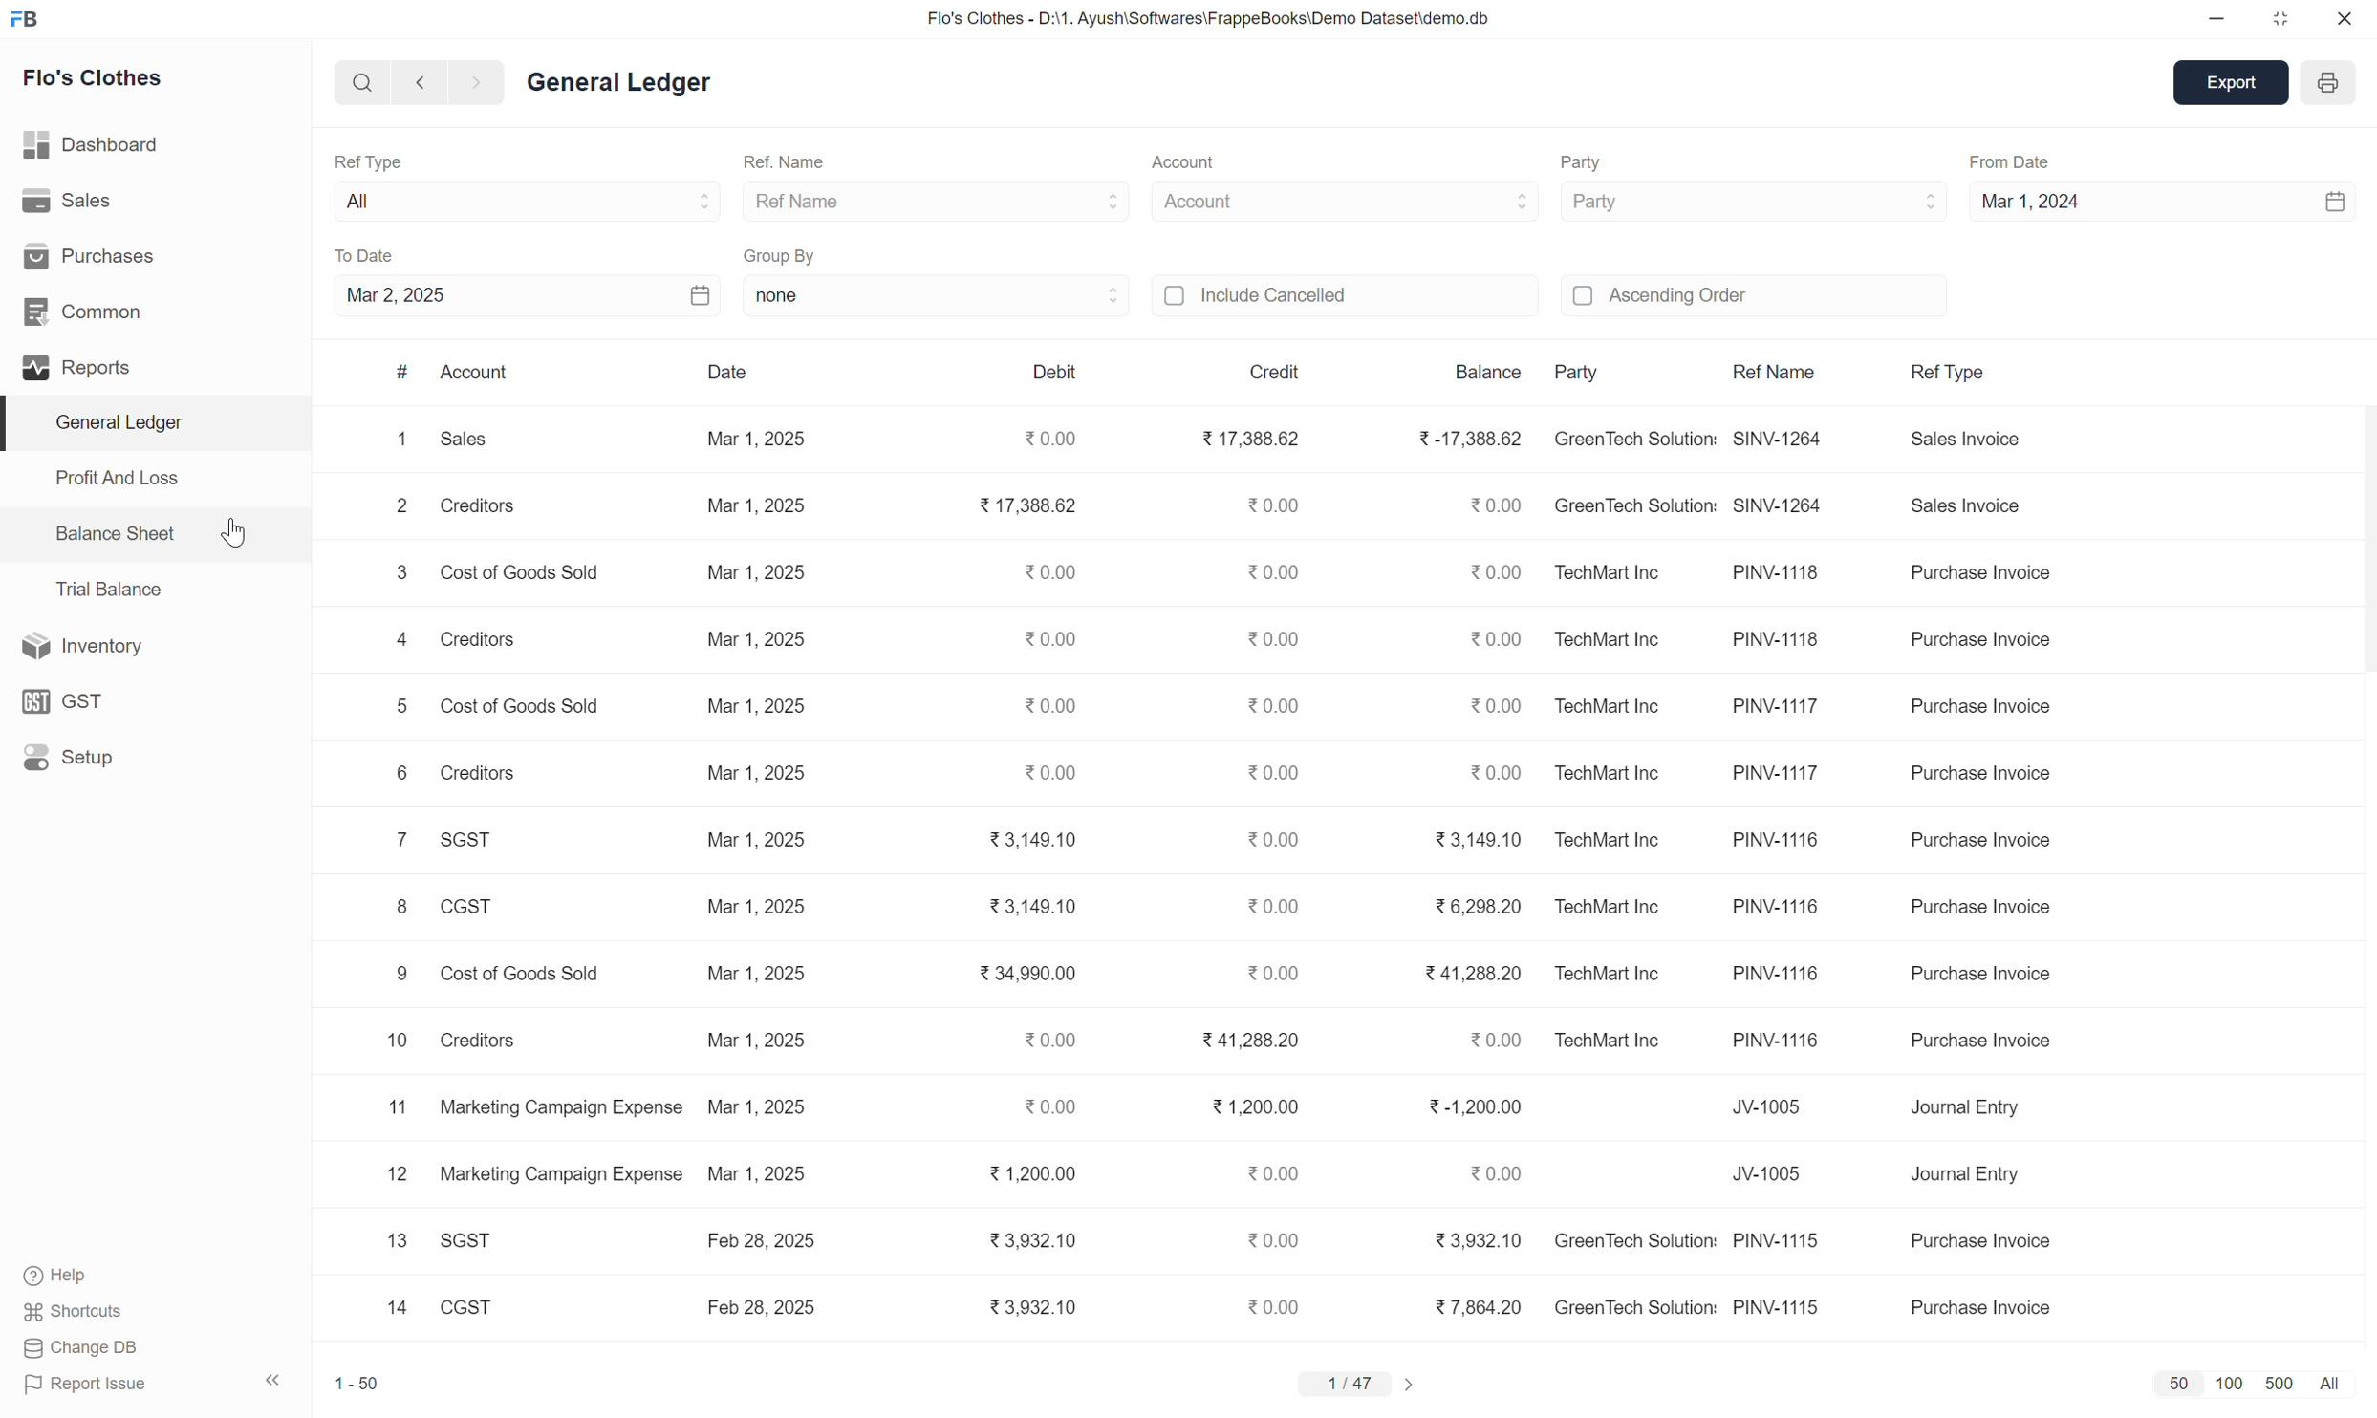  Describe the element at coordinates (1266, 1307) in the screenshot. I see `0.00` at that location.